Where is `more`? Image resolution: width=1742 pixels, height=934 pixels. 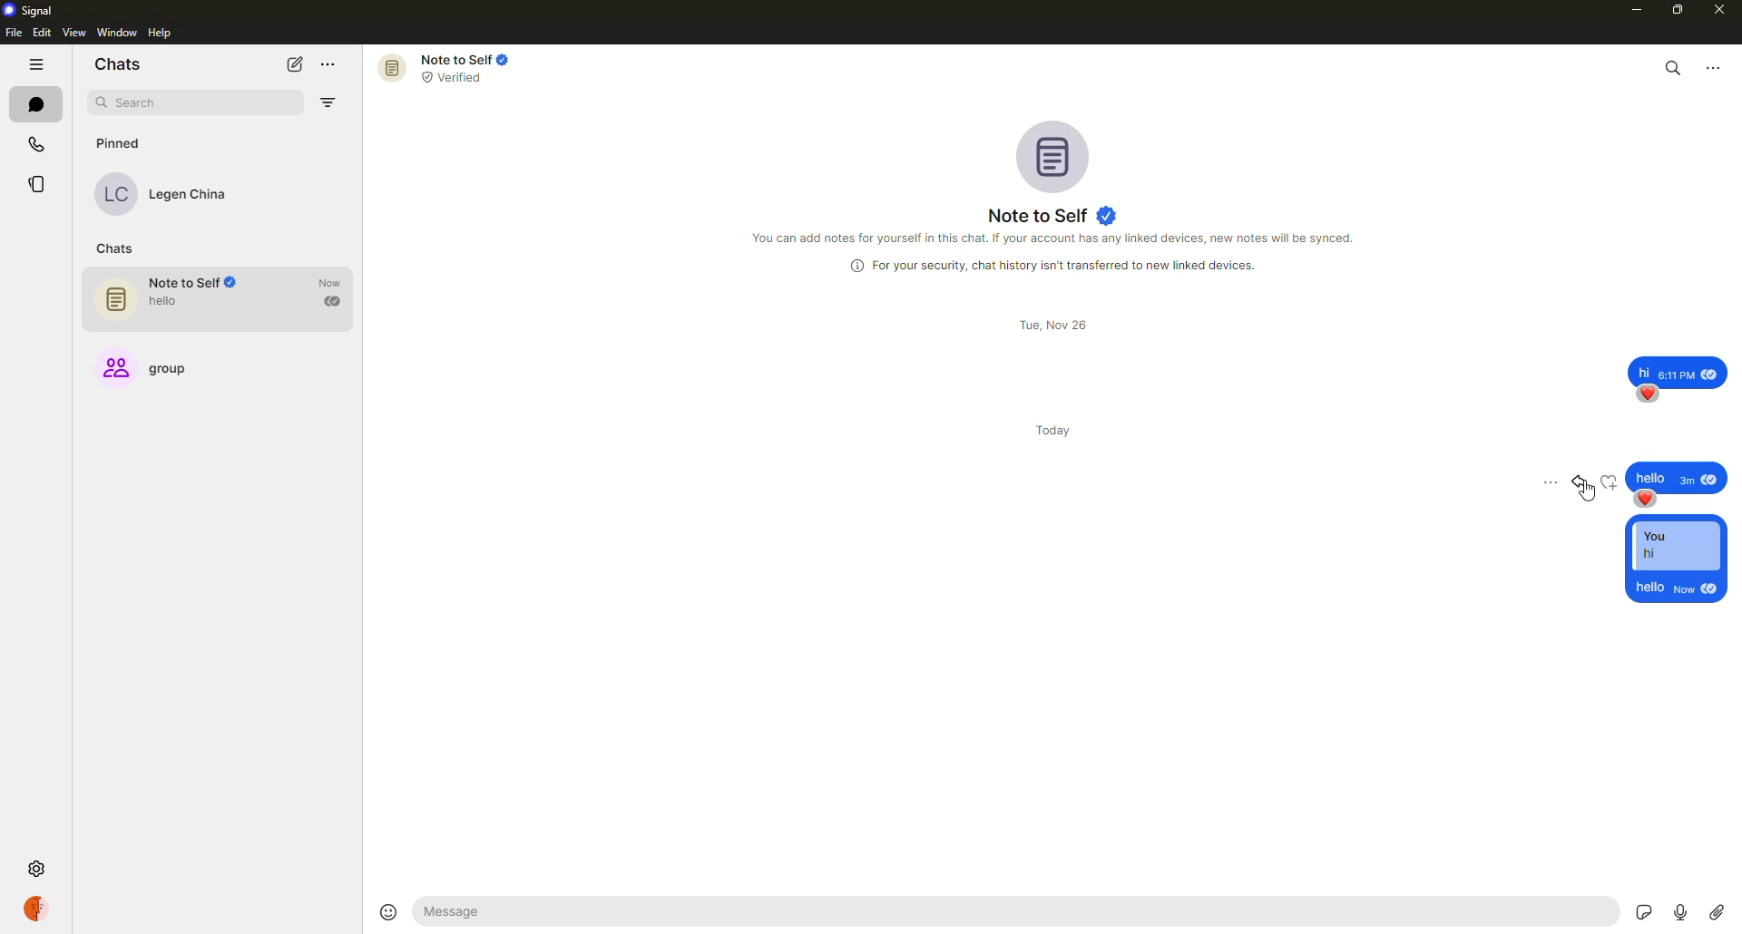 more is located at coordinates (1715, 67).